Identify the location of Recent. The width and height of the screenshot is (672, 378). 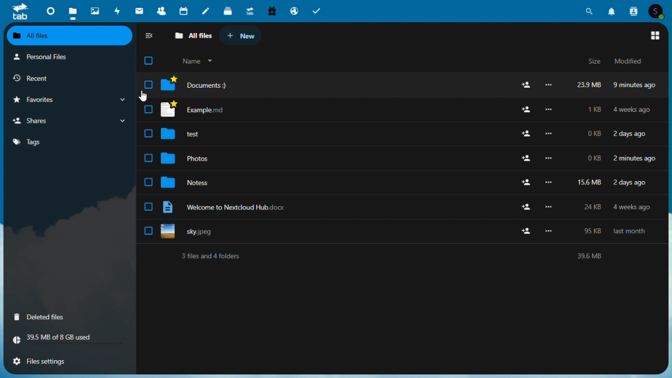
(56, 77).